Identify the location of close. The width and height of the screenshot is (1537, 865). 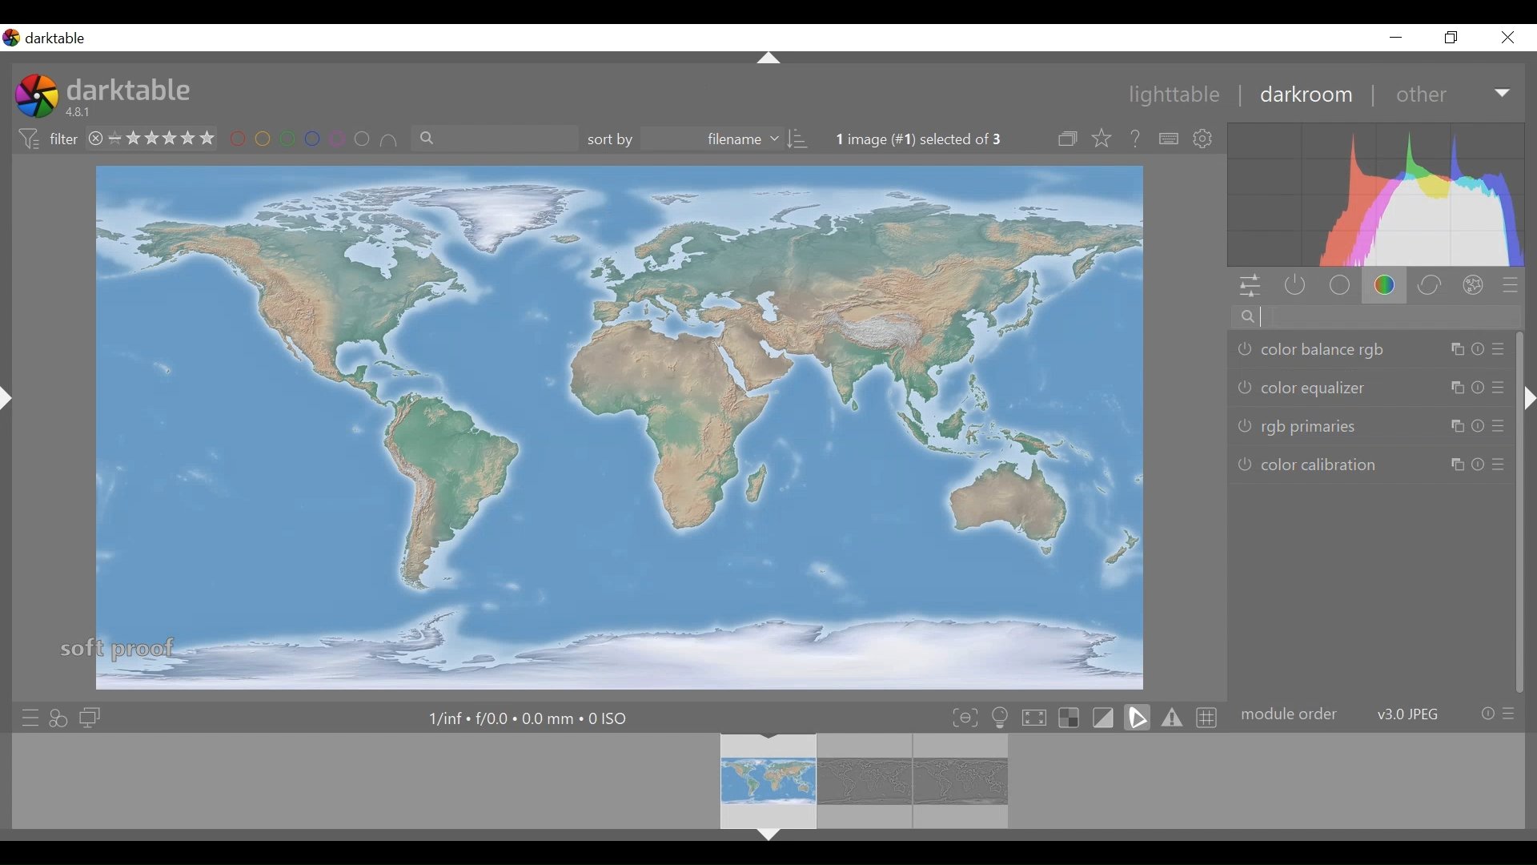
(1511, 38).